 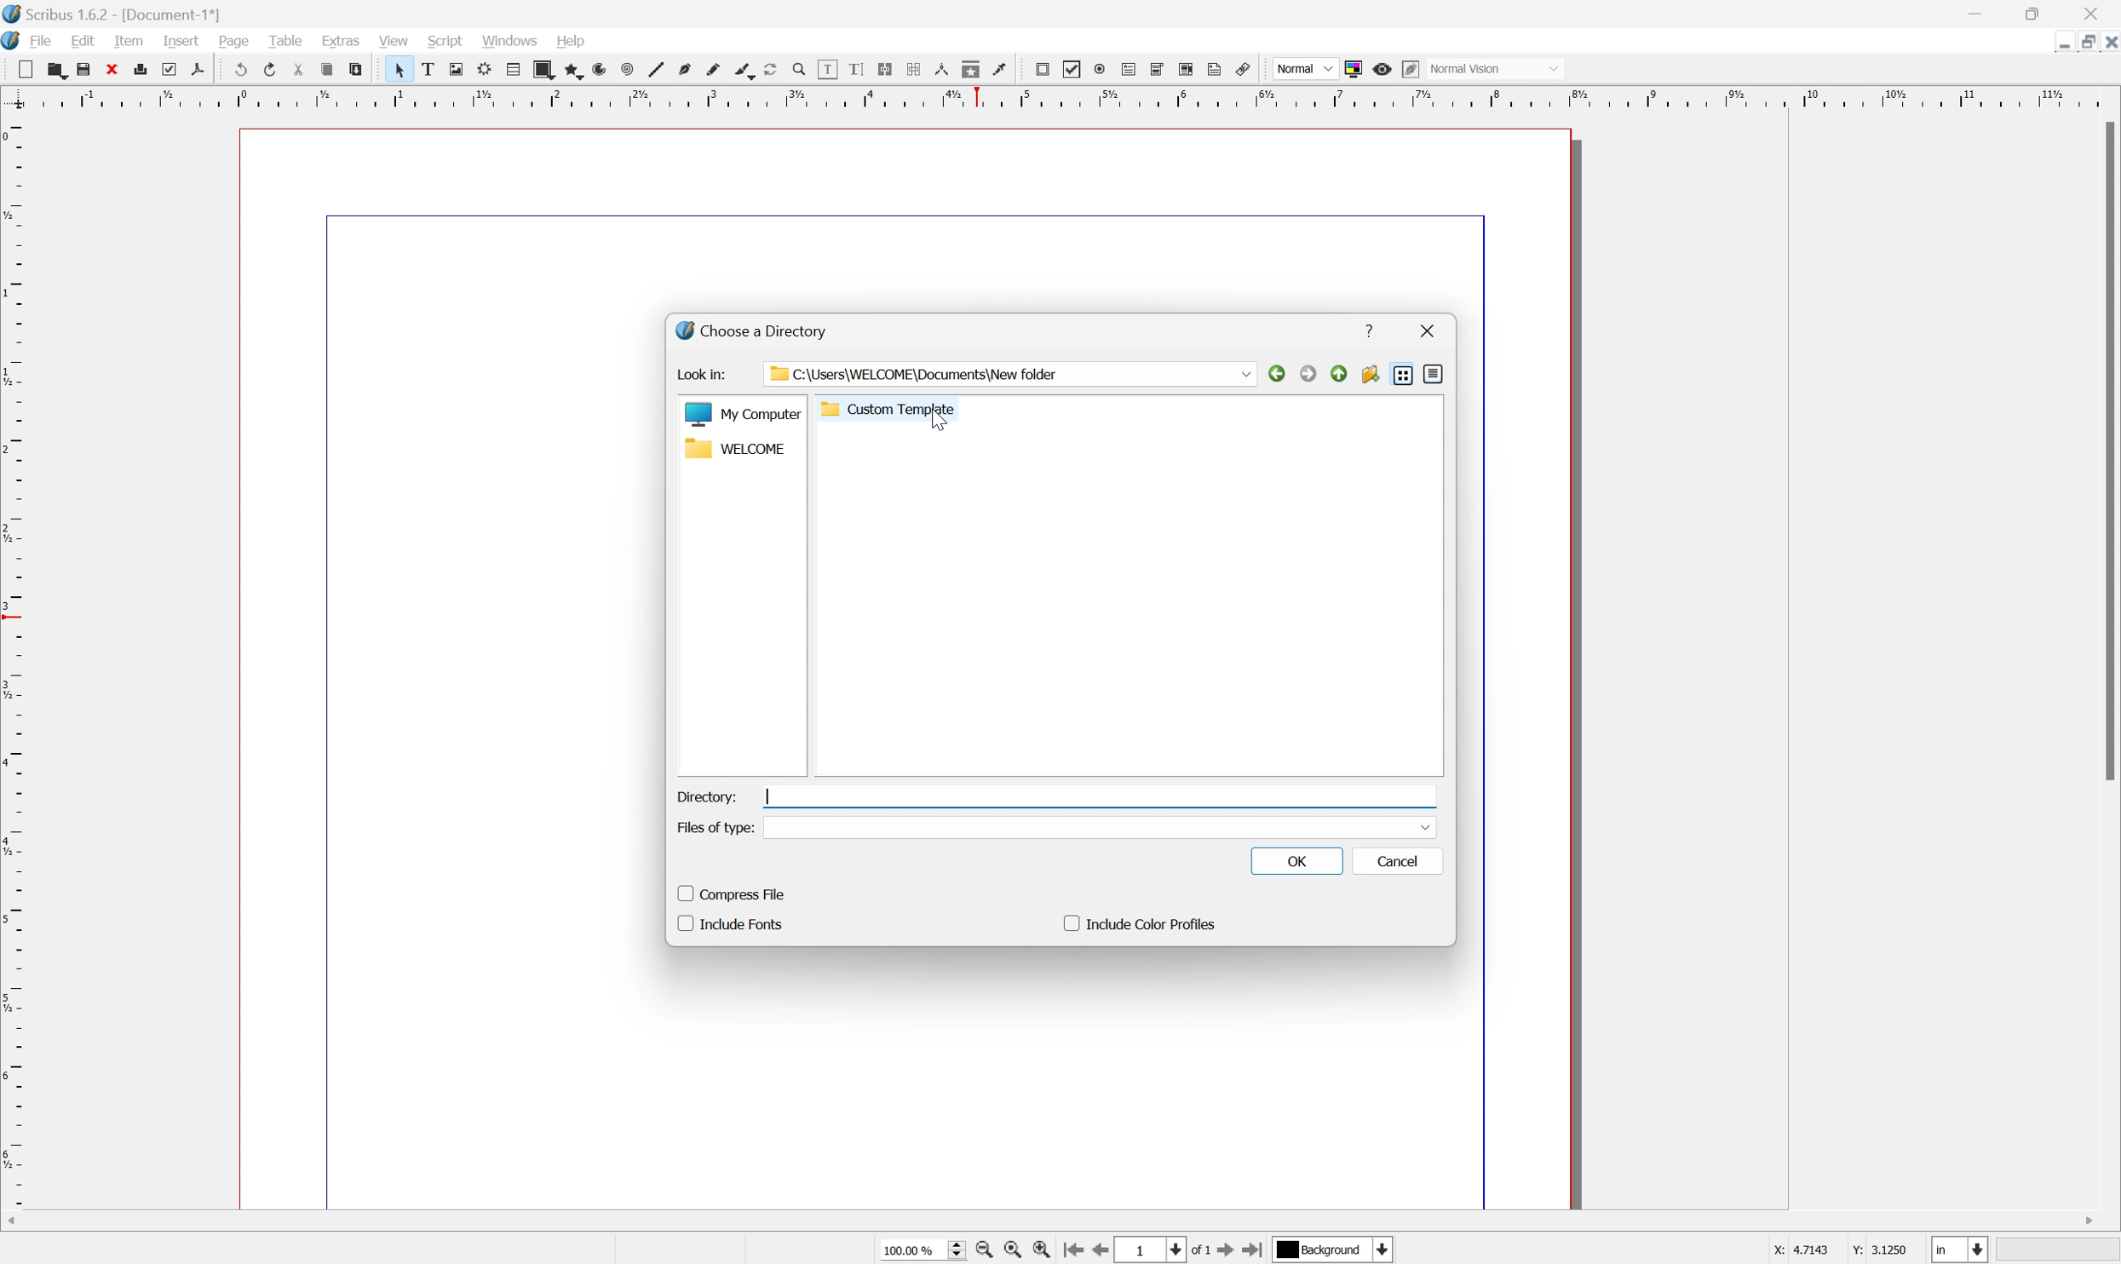 What do you see at coordinates (925, 1250) in the screenshot?
I see `100.00%` at bounding box center [925, 1250].